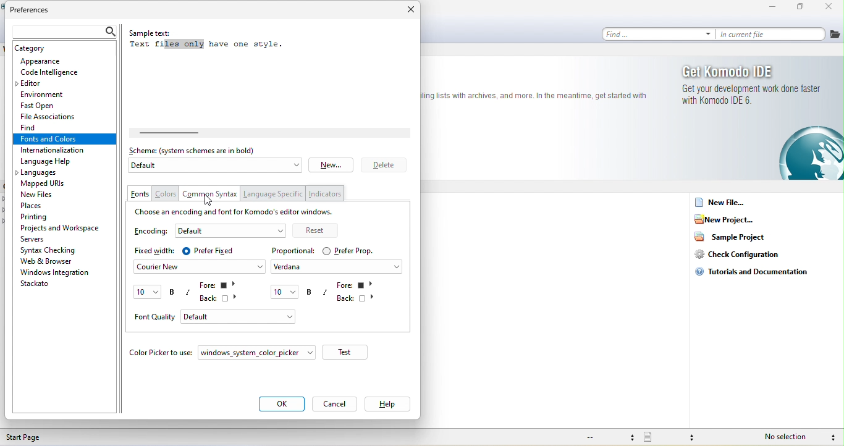 The height and width of the screenshot is (446, 844). Describe the element at coordinates (728, 201) in the screenshot. I see `new file` at that location.